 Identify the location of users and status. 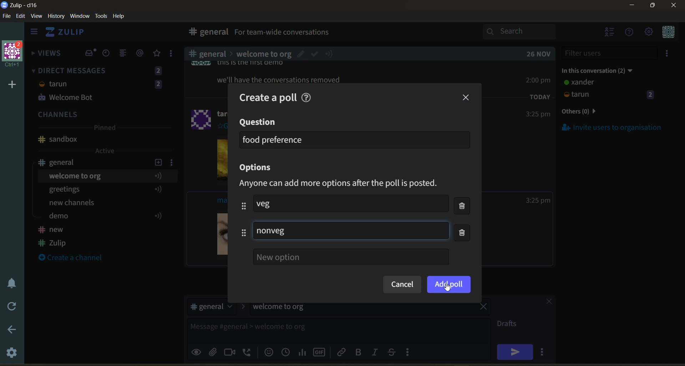
(610, 90).